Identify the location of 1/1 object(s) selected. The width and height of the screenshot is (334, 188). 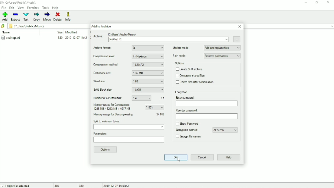
(16, 185).